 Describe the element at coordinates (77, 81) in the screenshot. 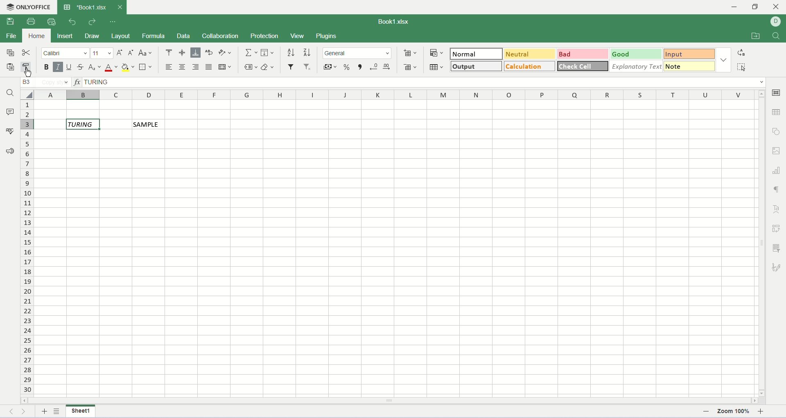

I see `insert function` at that location.